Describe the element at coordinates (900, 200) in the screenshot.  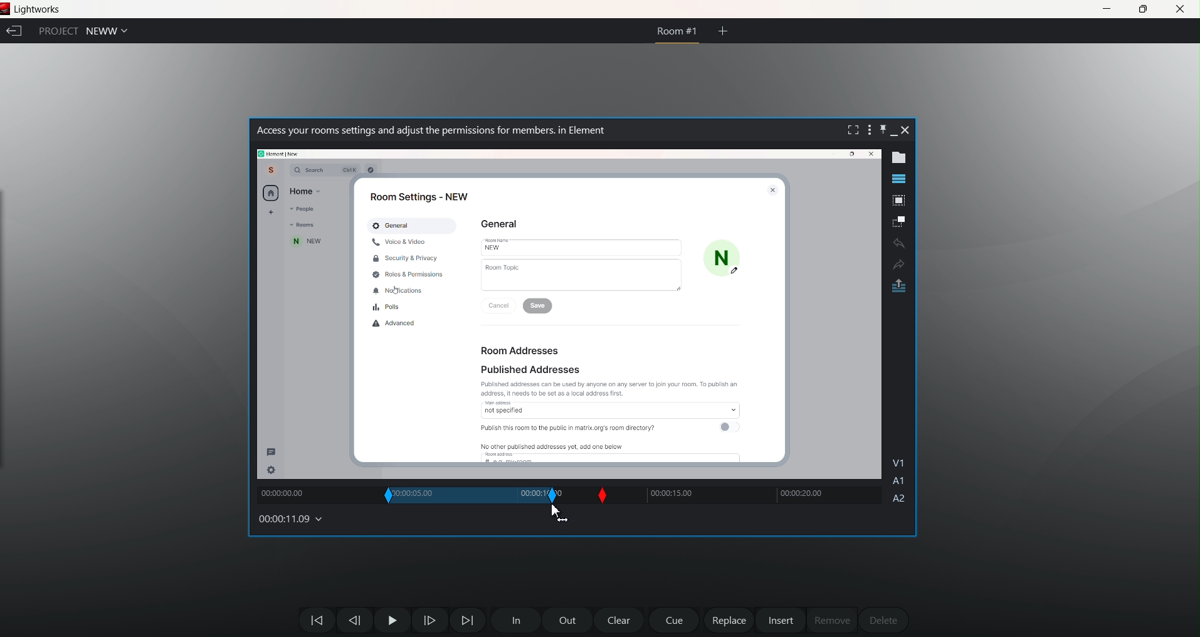
I see `pop out tile` at that location.